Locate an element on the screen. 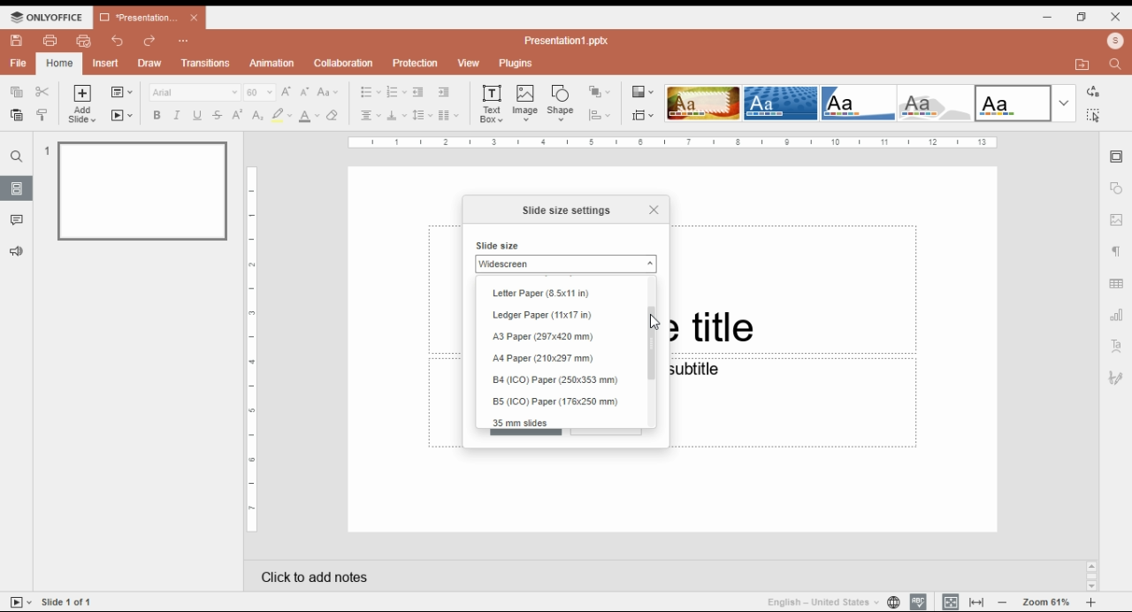 Image resolution: width=1132 pixels, height=612 pixels. table settings is located at coordinates (1118, 286).